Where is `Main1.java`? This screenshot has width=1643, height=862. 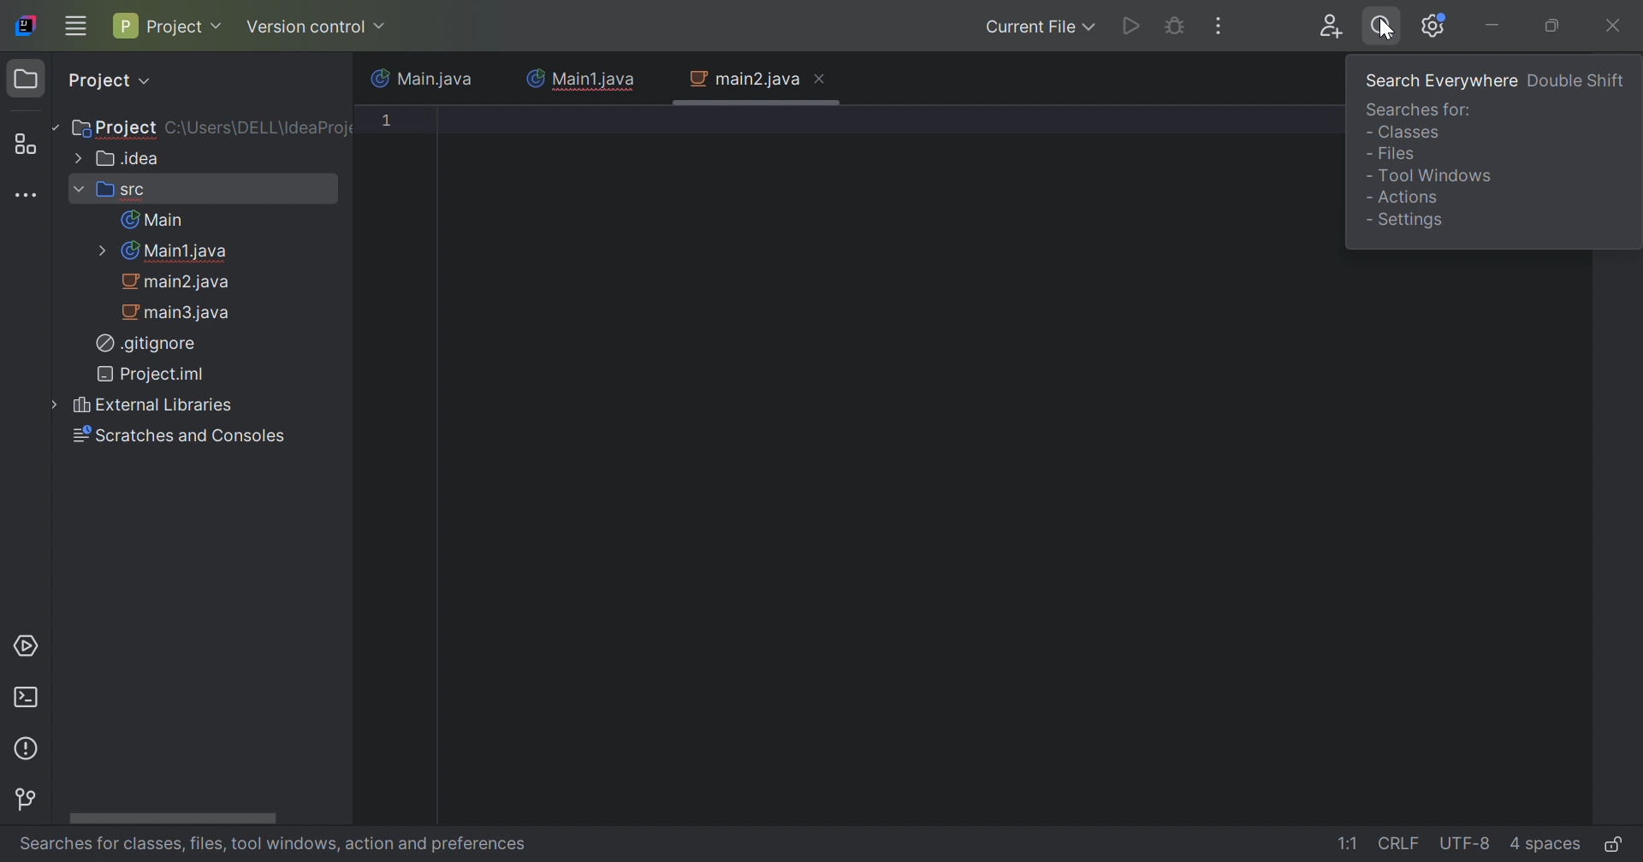 Main1.java is located at coordinates (581, 78).